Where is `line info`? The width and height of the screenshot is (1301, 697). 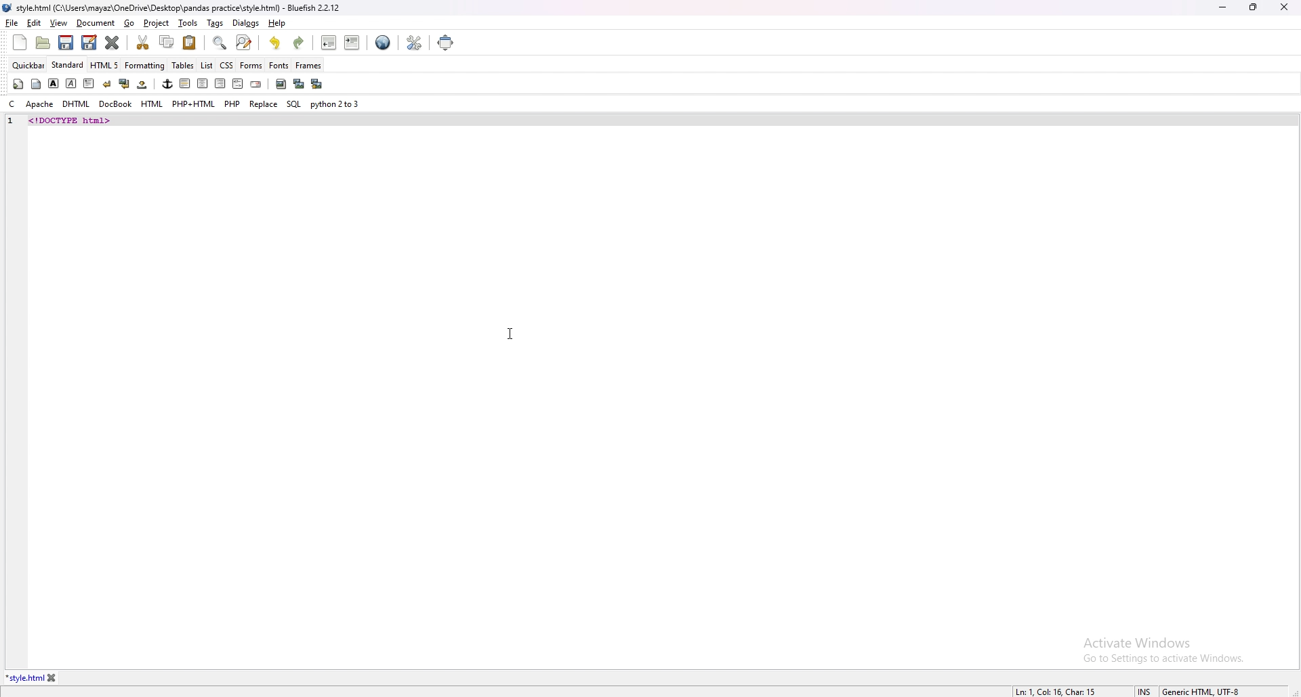 line info is located at coordinates (1055, 690).